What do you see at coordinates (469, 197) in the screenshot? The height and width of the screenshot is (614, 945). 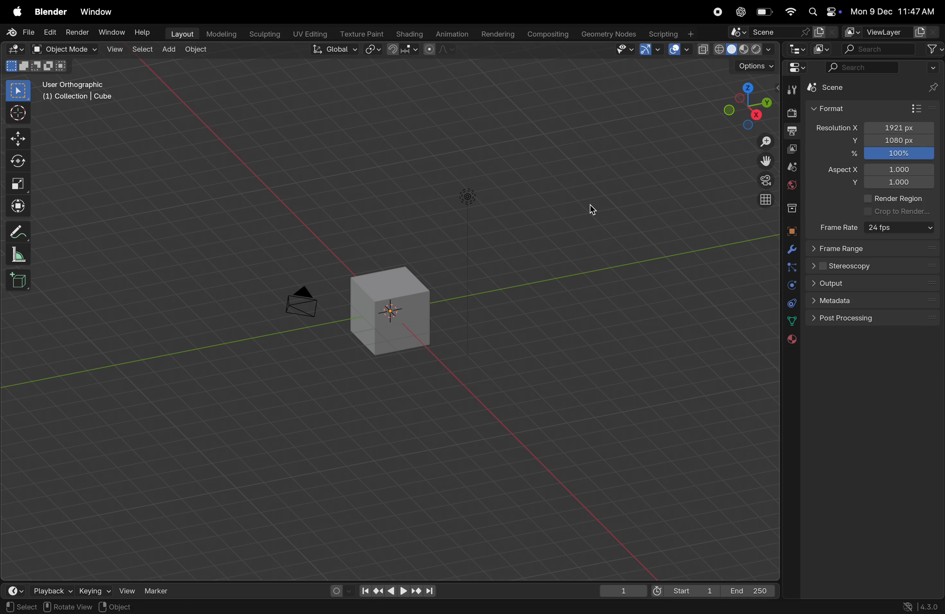 I see `light` at bounding box center [469, 197].